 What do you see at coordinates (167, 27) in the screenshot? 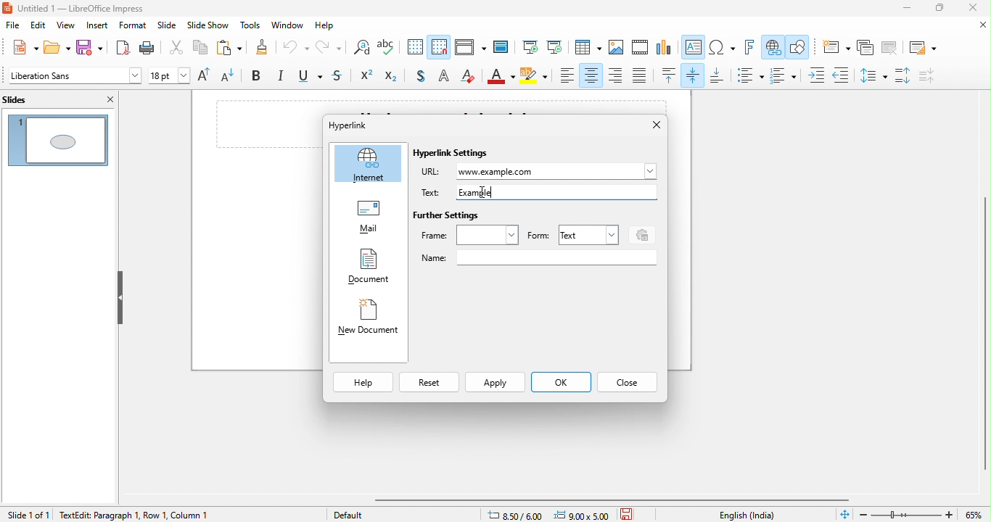
I see `slide` at bounding box center [167, 27].